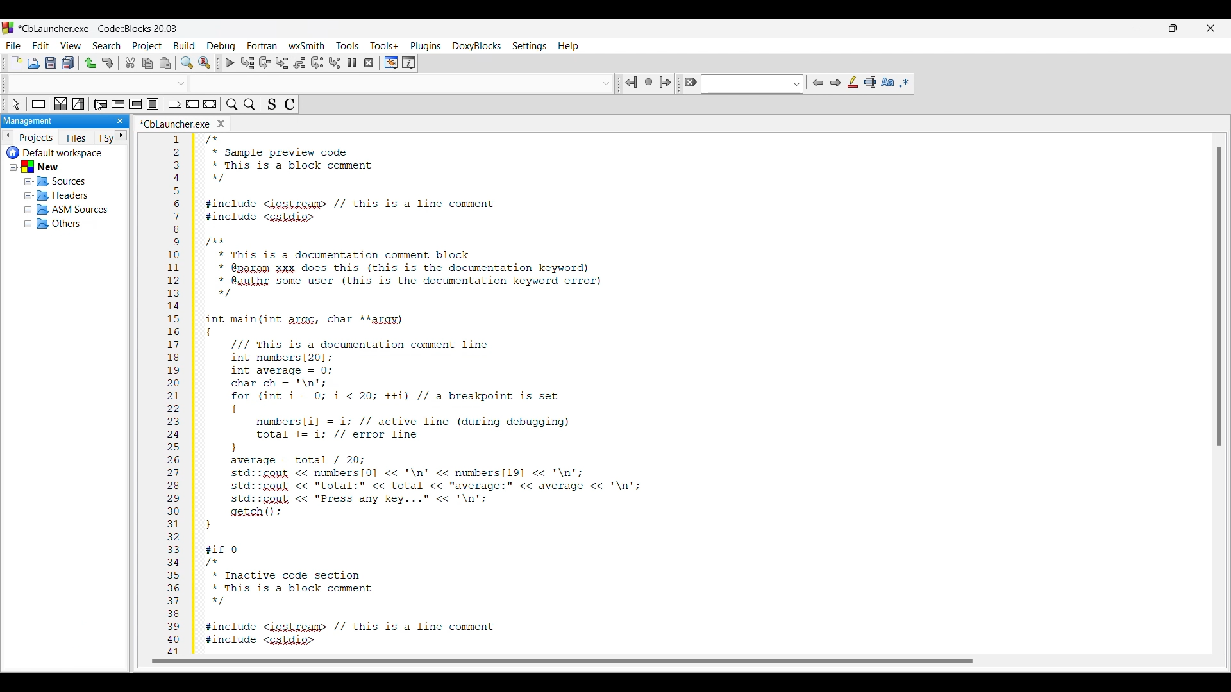  Describe the element at coordinates (544, 661) in the screenshot. I see `Horizontal slide bar` at that location.